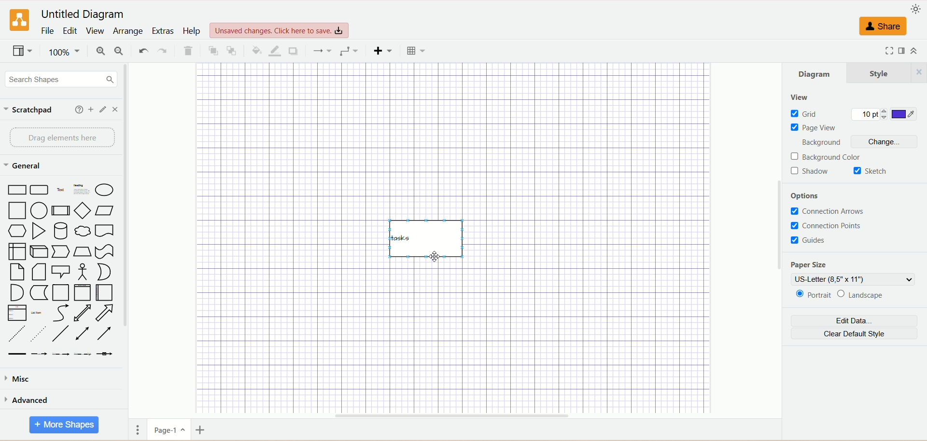 The height and width of the screenshot is (441, 927). Describe the element at coordinates (20, 20) in the screenshot. I see `logo` at that location.